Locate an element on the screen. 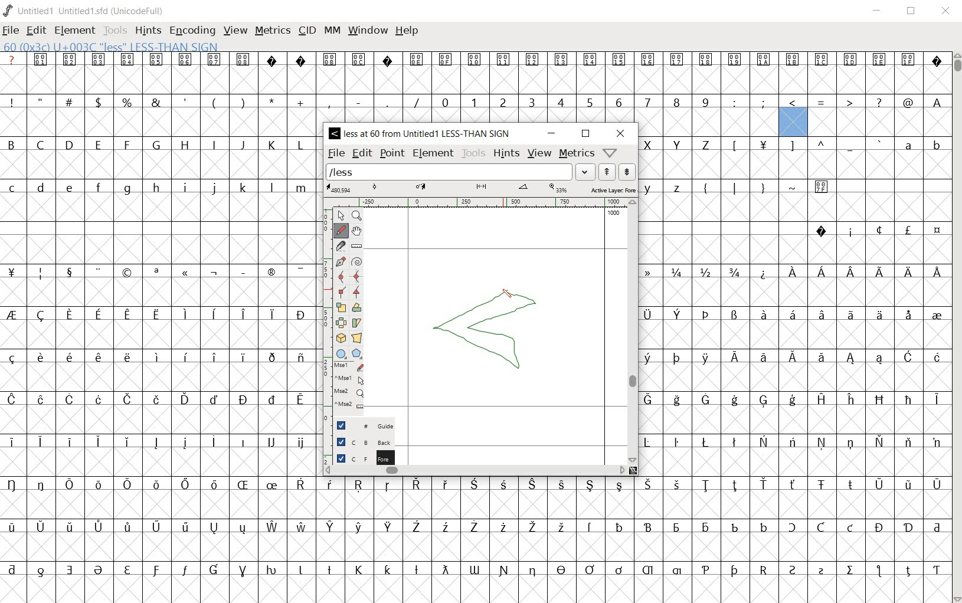  special letters is located at coordinates (849, 271).